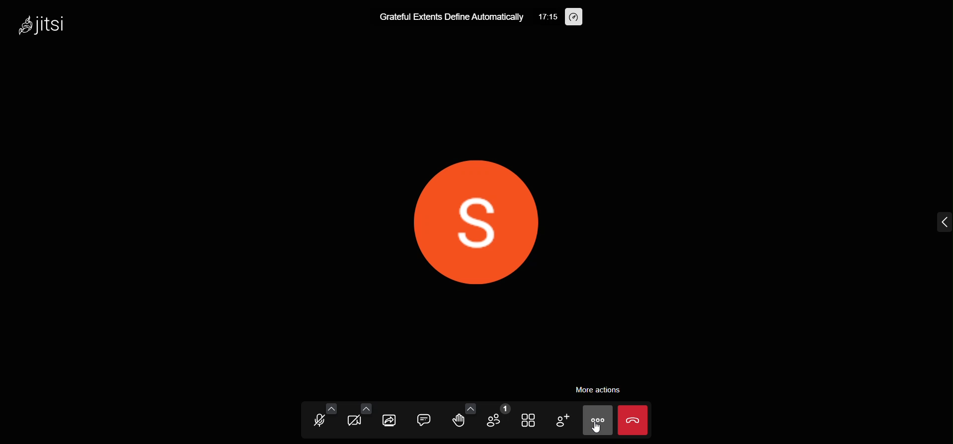  What do you see at coordinates (597, 390) in the screenshot?
I see `more actions` at bounding box center [597, 390].